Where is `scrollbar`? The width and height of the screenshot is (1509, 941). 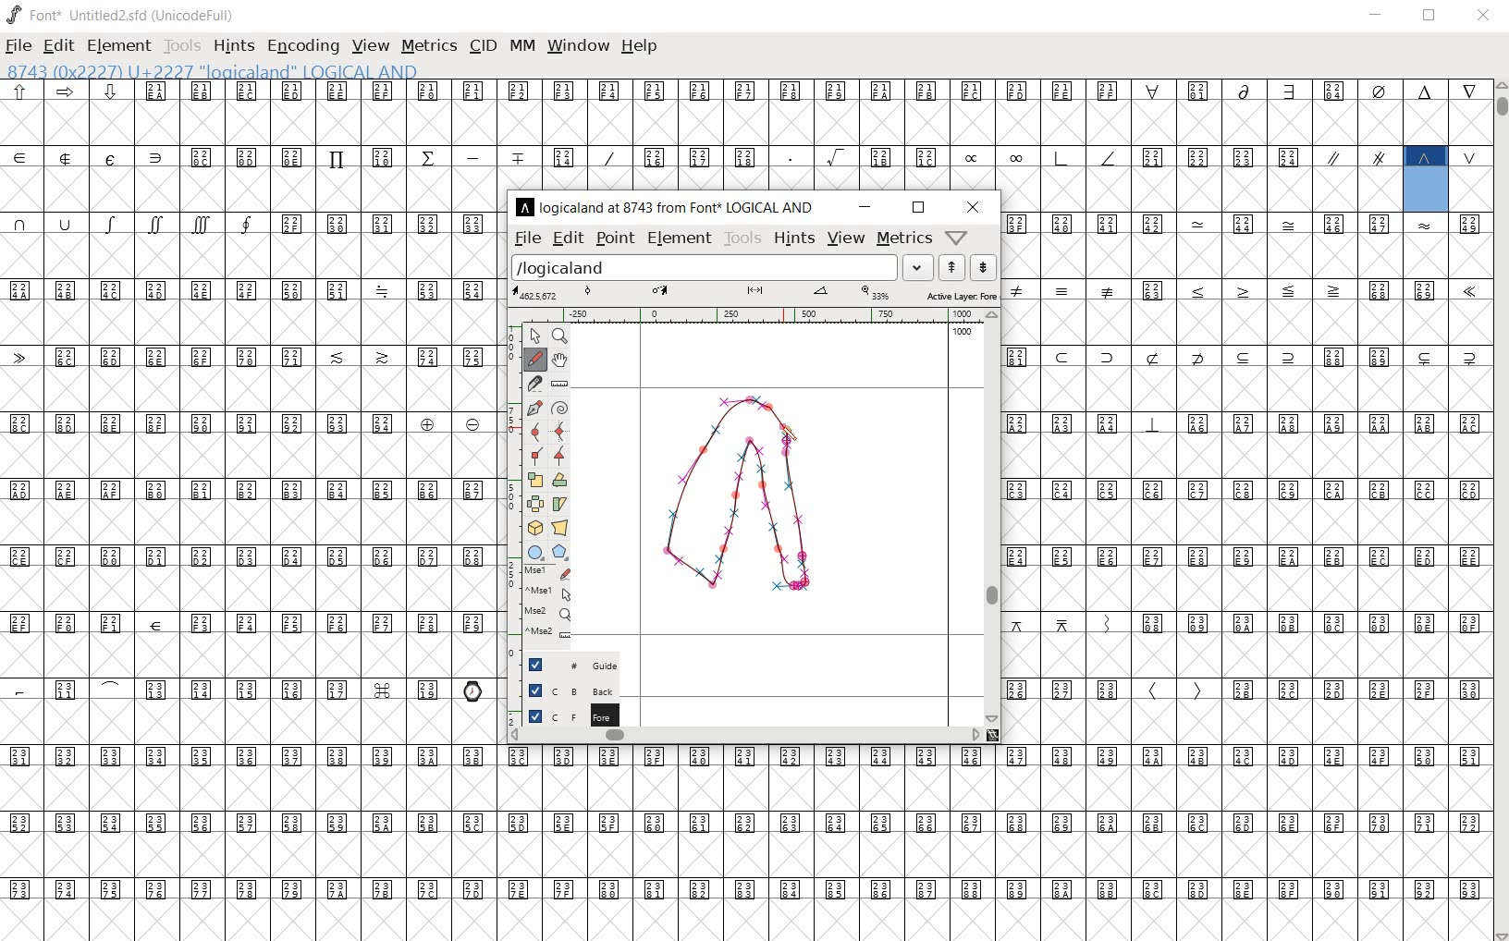 scrollbar is located at coordinates (743, 735).